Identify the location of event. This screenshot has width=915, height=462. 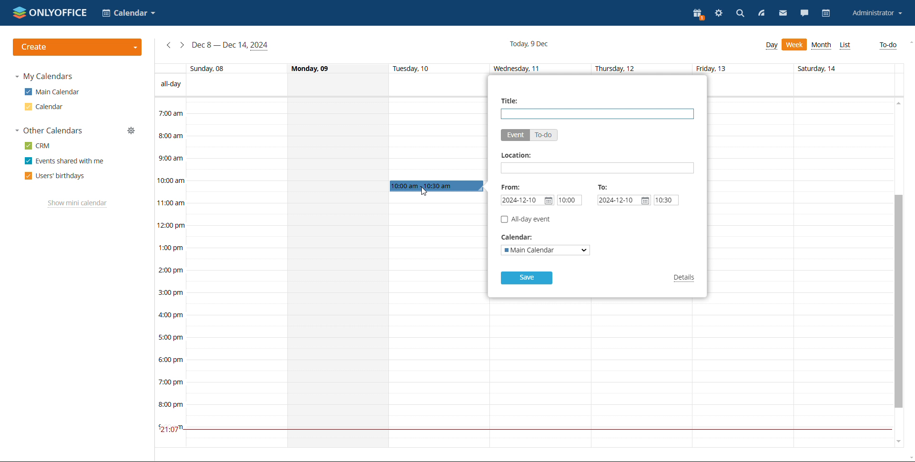
(515, 135).